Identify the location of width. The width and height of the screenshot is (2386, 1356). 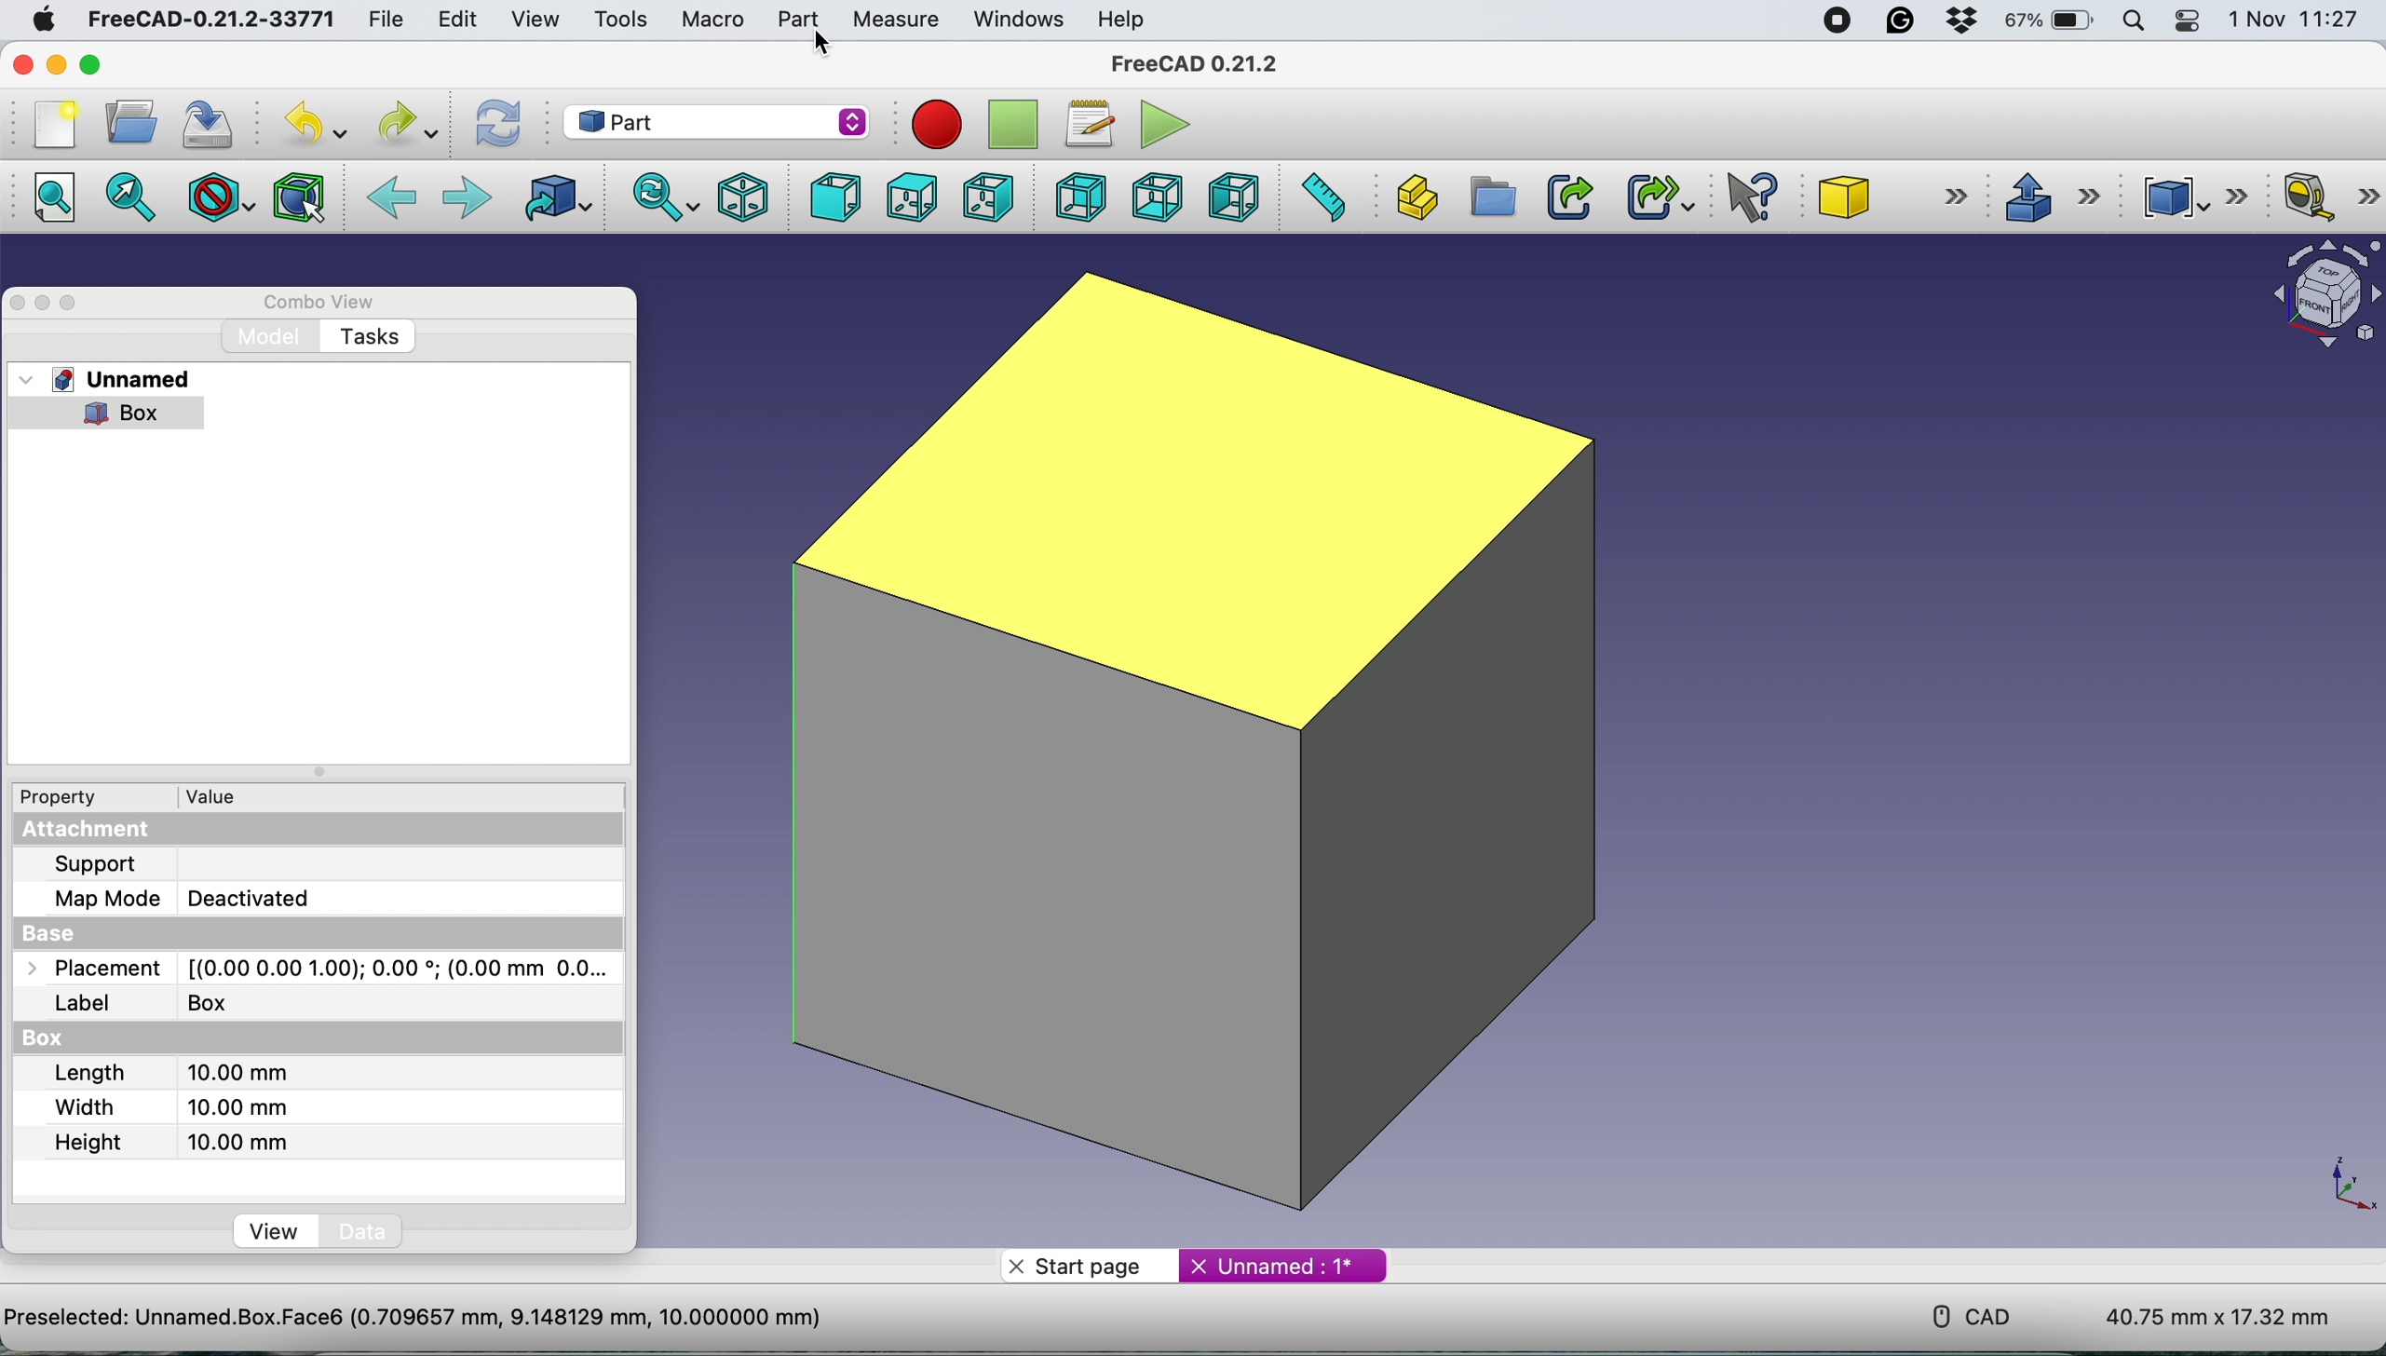
(168, 1106).